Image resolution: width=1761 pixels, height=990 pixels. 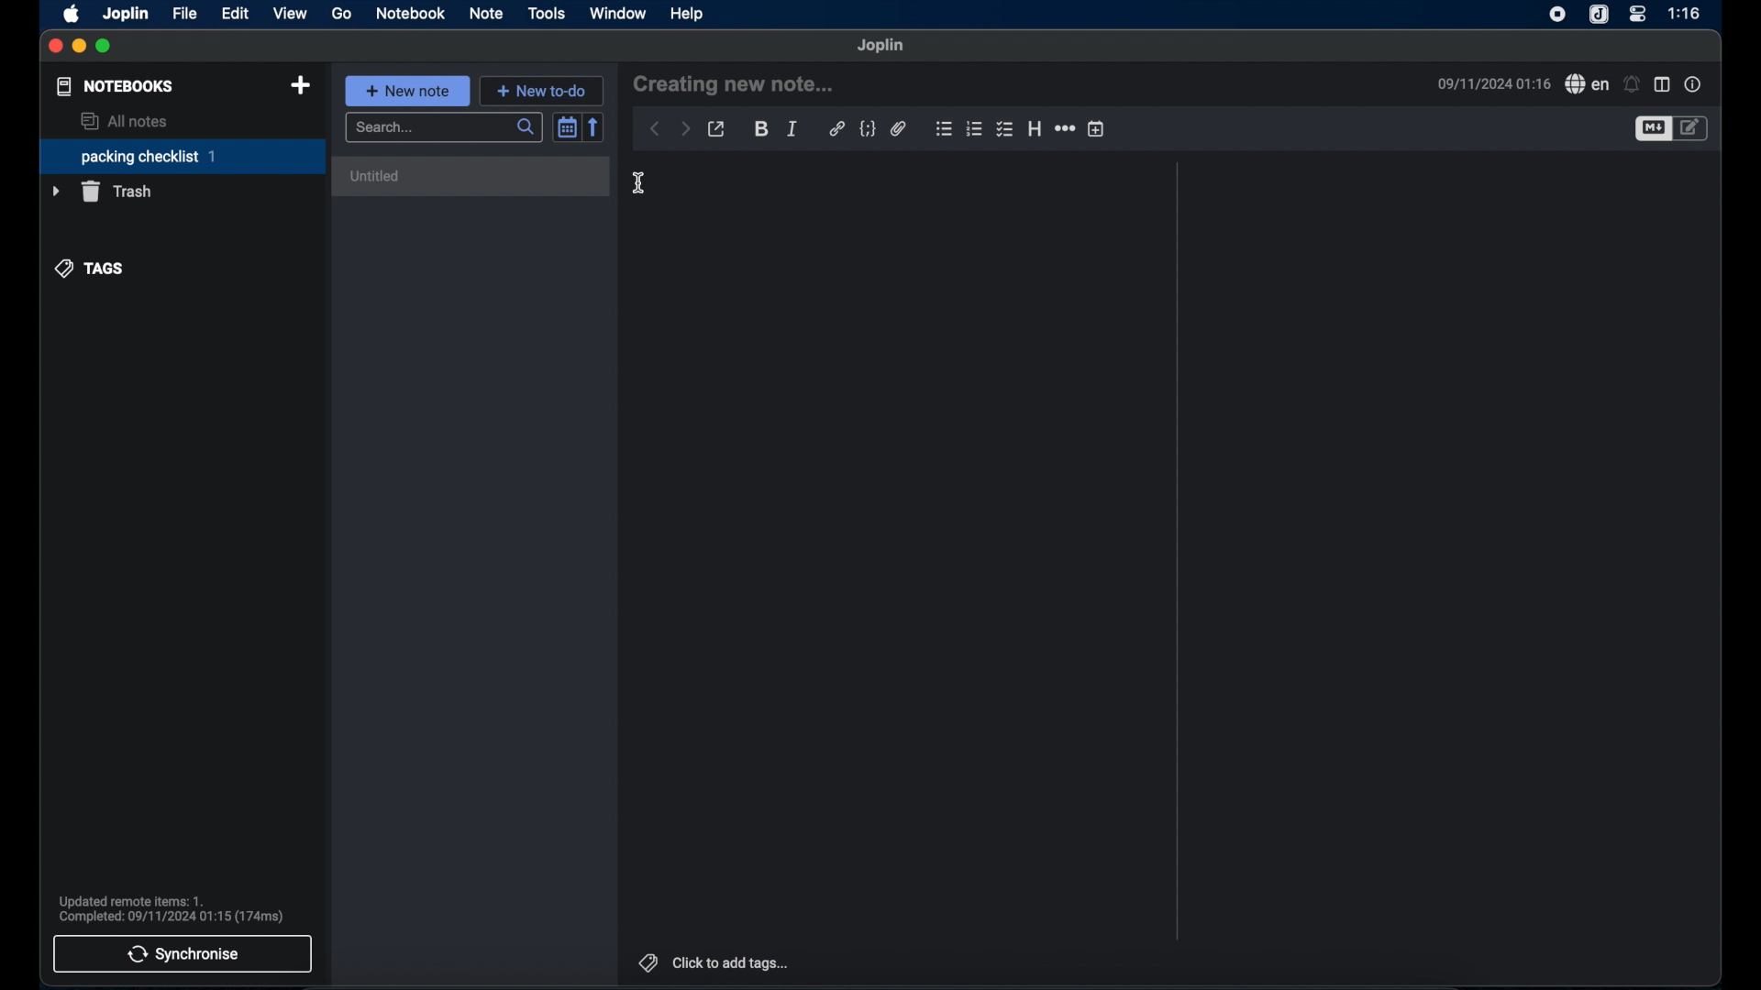 What do you see at coordinates (127, 121) in the screenshot?
I see `all notes` at bounding box center [127, 121].